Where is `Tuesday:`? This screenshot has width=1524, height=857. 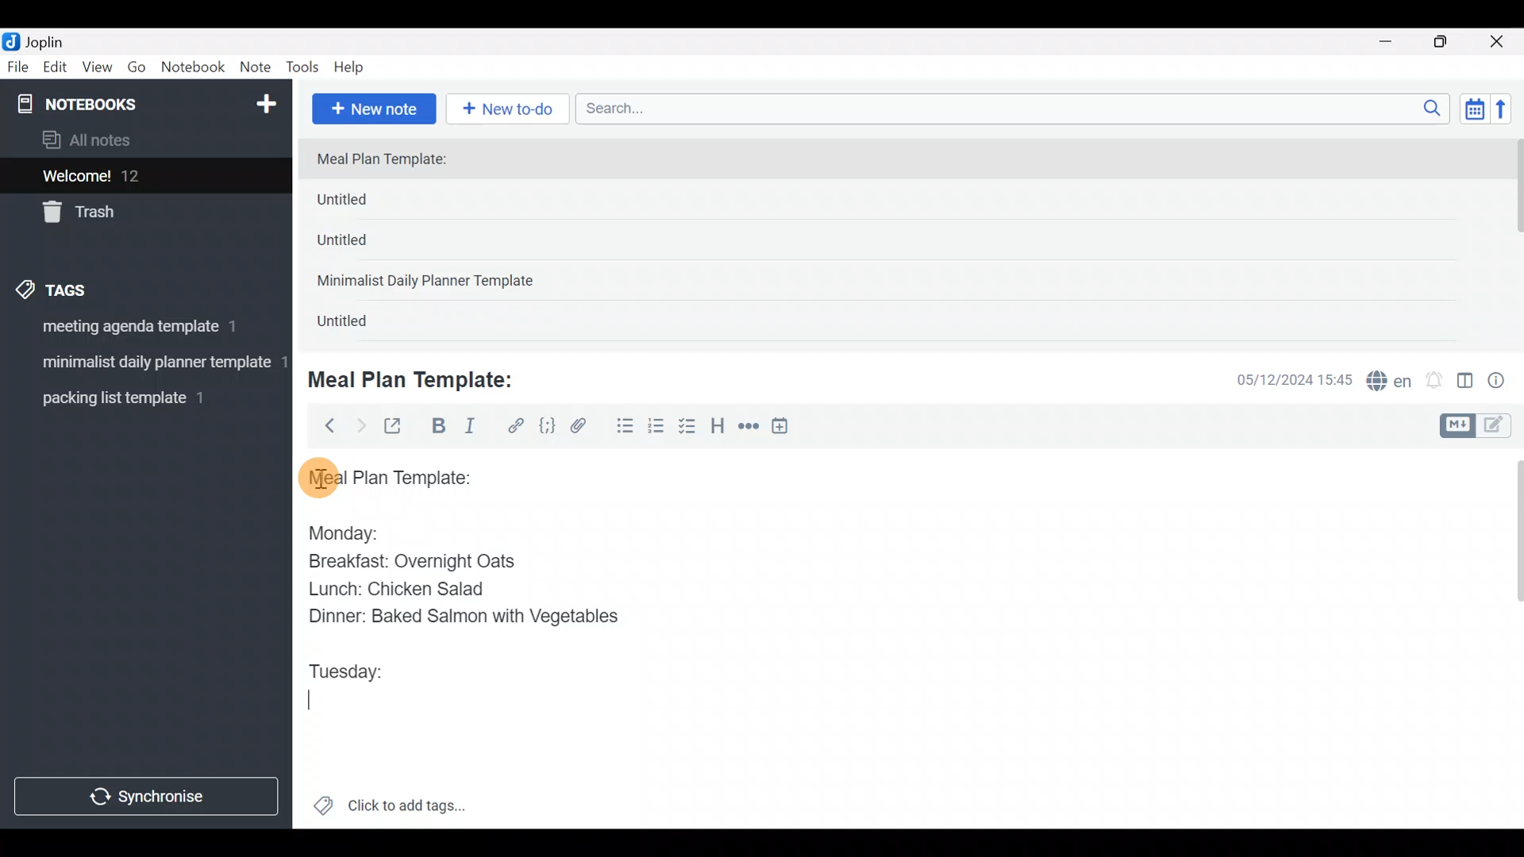
Tuesday: is located at coordinates (345, 673).